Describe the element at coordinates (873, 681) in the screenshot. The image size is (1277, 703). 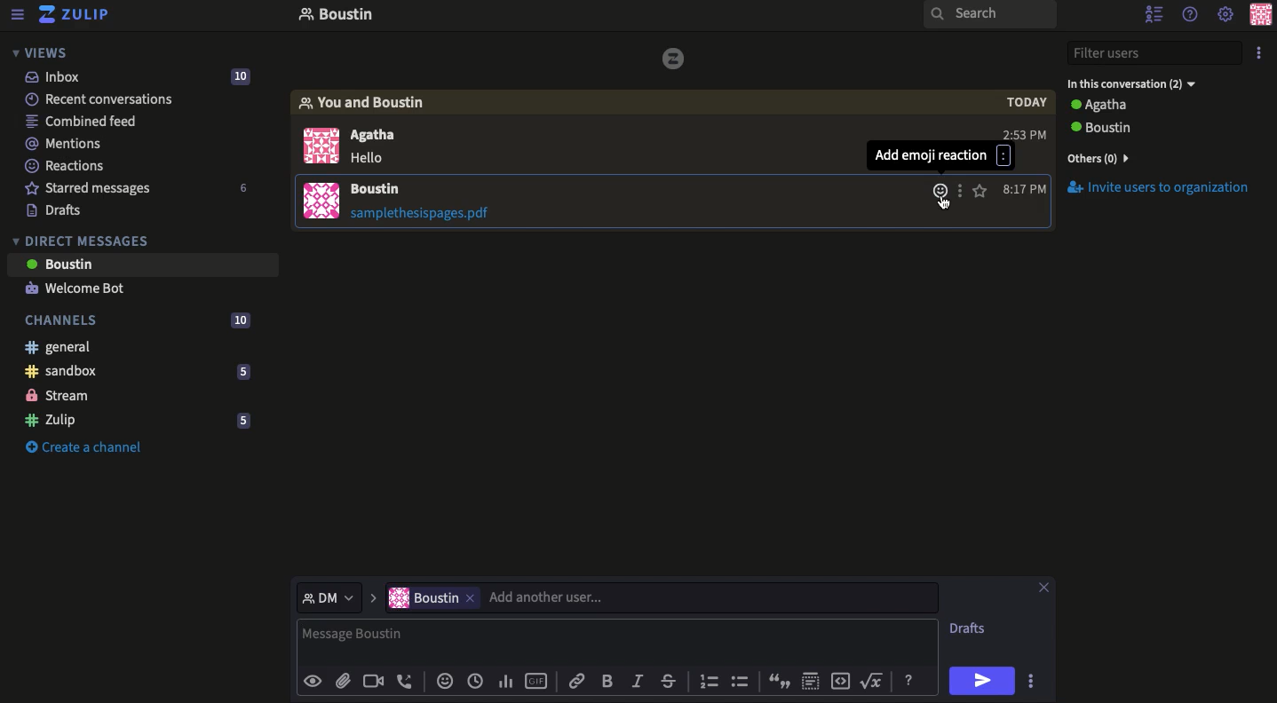
I see `Root` at that location.